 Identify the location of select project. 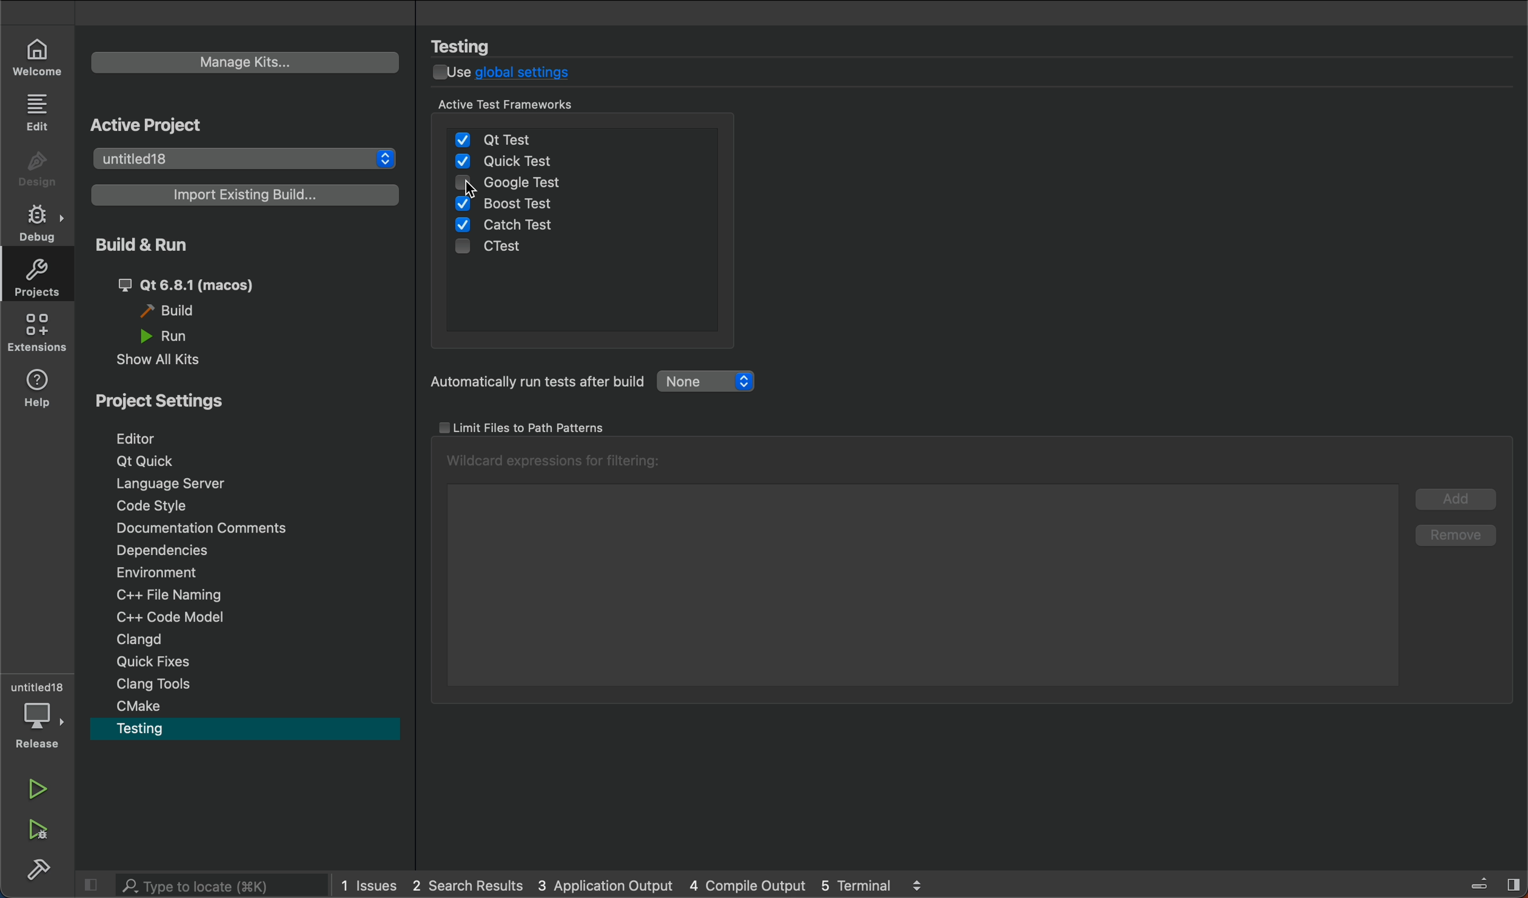
(247, 156).